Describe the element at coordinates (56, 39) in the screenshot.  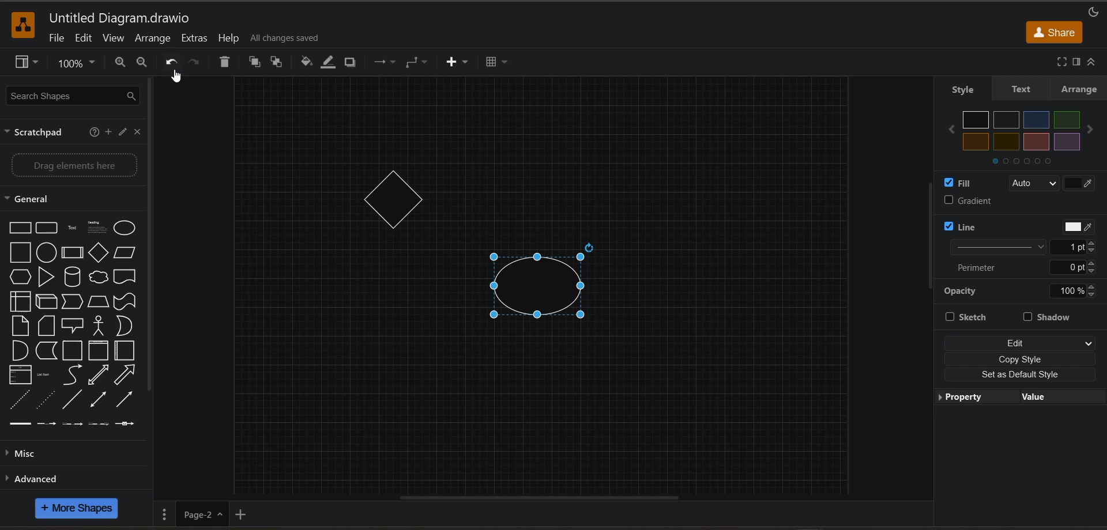
I see `file` at that location.